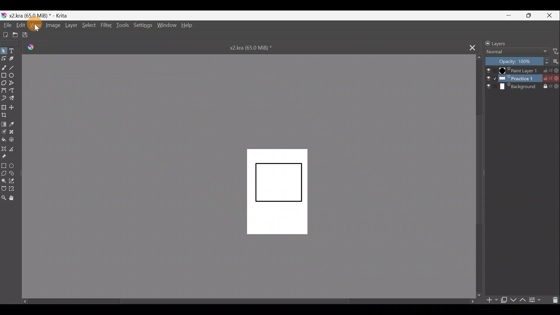  I want to click on x2.kra (65.0 MiB) *, so click(254, 49).